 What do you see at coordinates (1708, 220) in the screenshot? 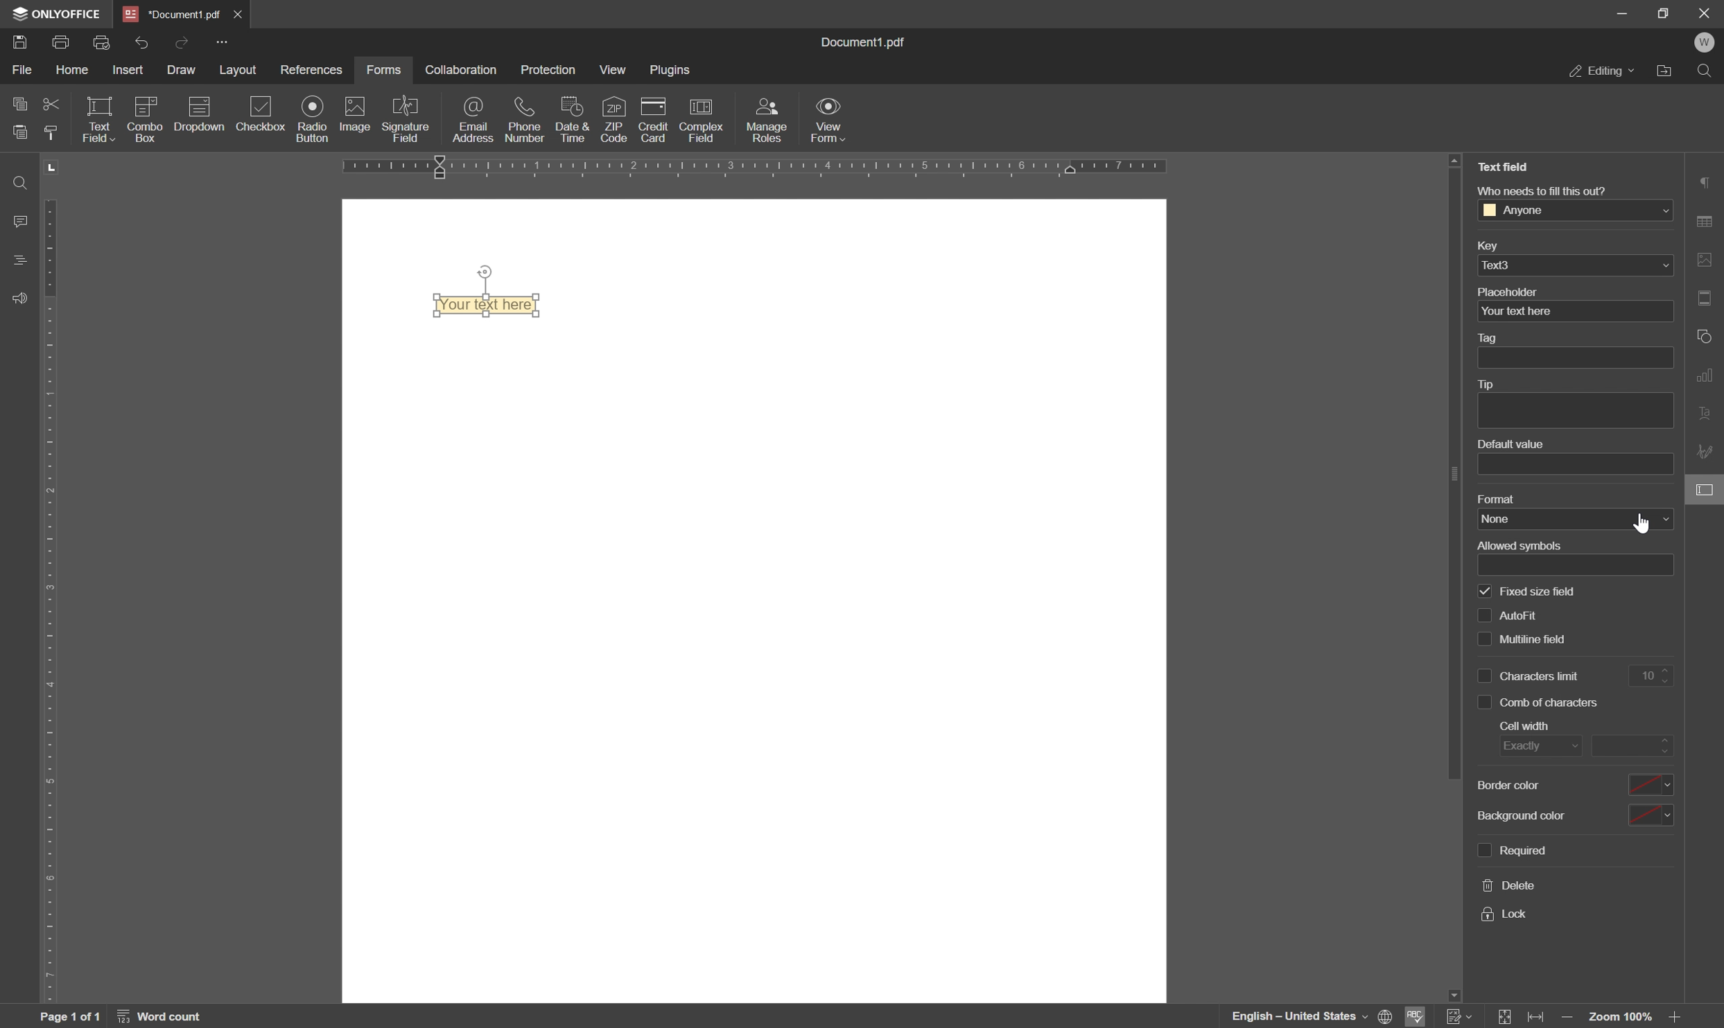
I see `table settings` at bounding box center [1708, 220].